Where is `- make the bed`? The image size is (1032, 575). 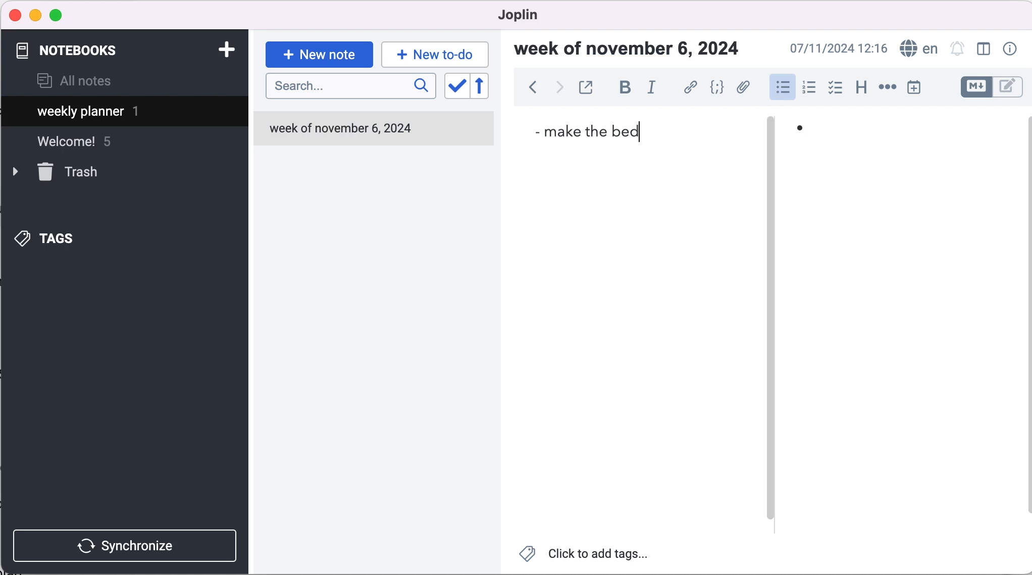
- make the bed is located at coordinates (590, 132).